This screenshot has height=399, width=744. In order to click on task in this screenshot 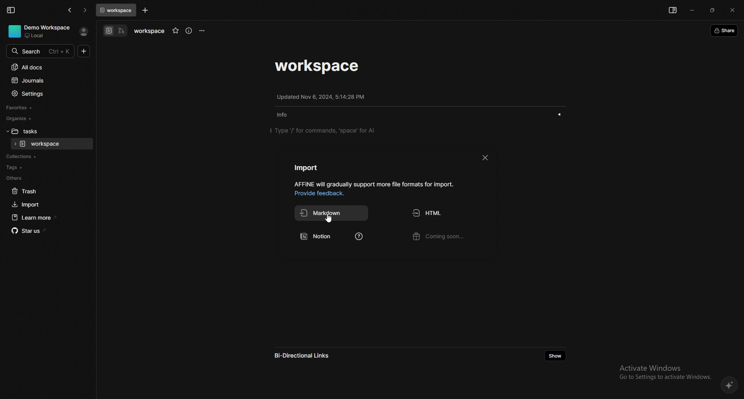, I will do `click(52, 144)`.